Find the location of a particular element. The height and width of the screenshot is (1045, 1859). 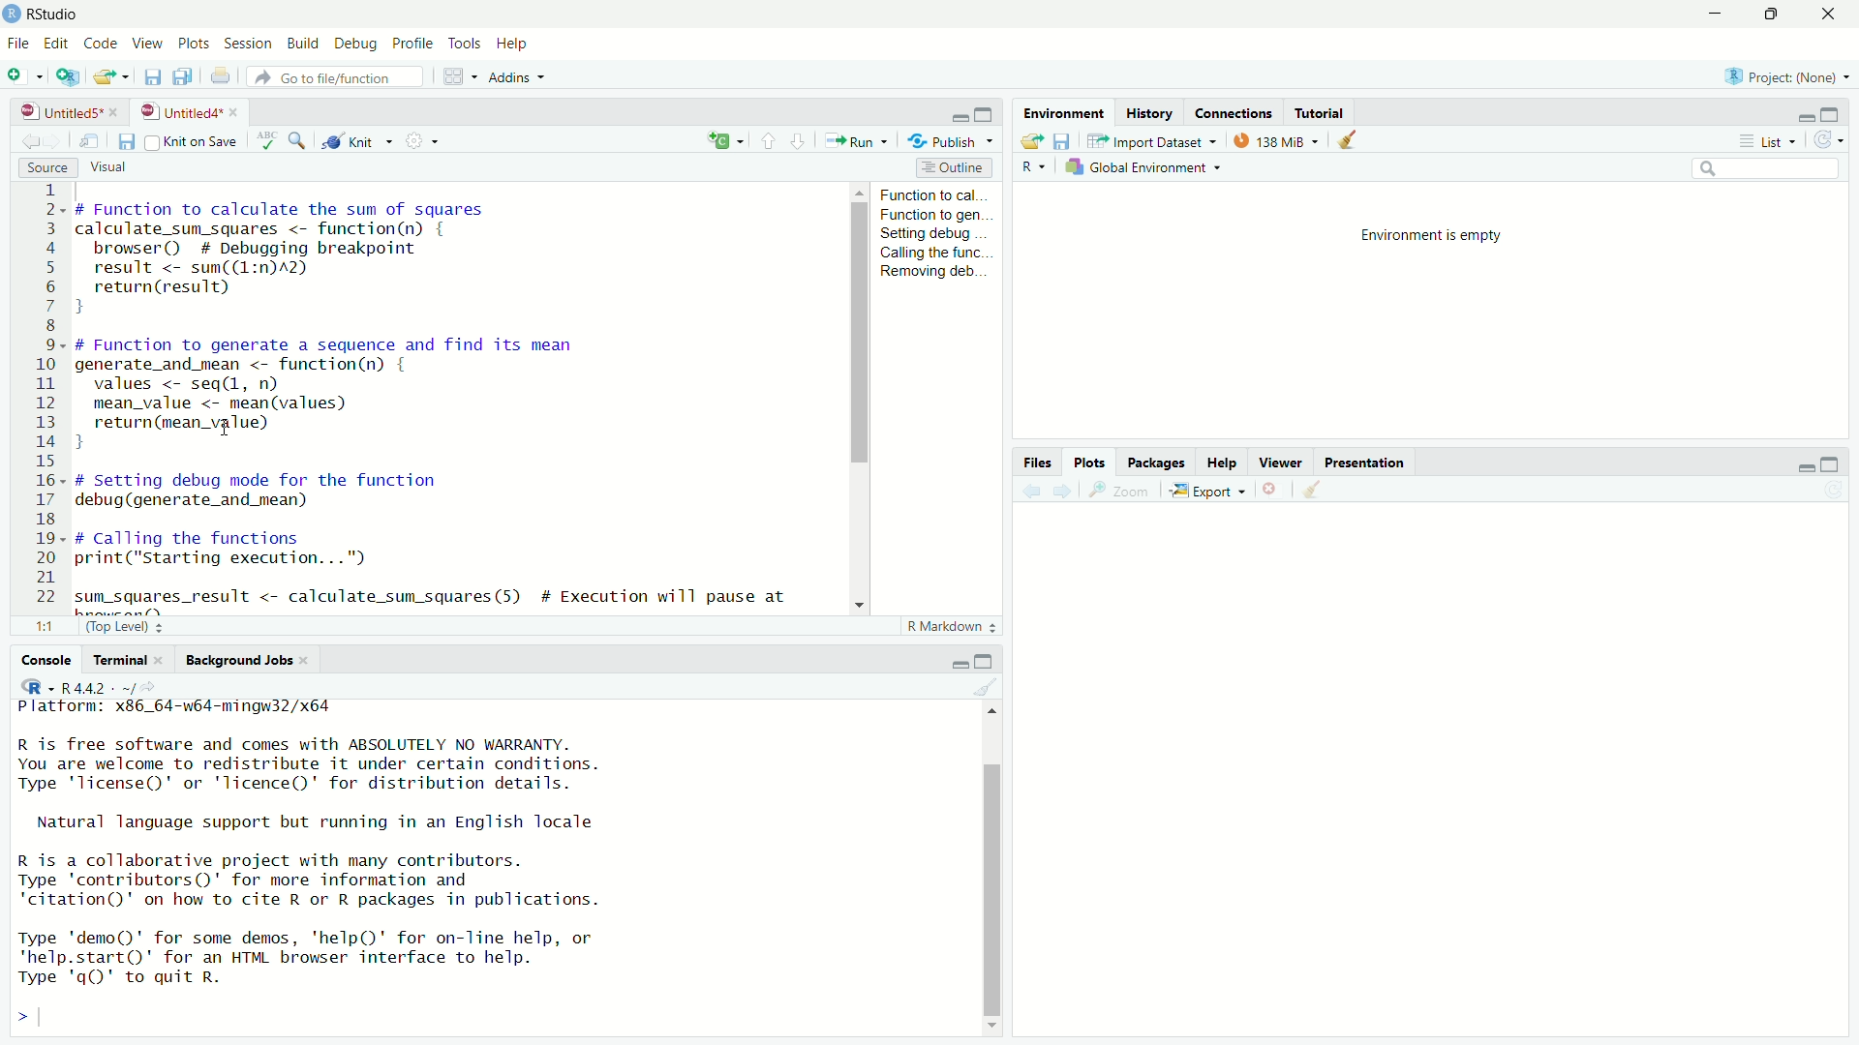

edit is located at coordinates (57, 45).